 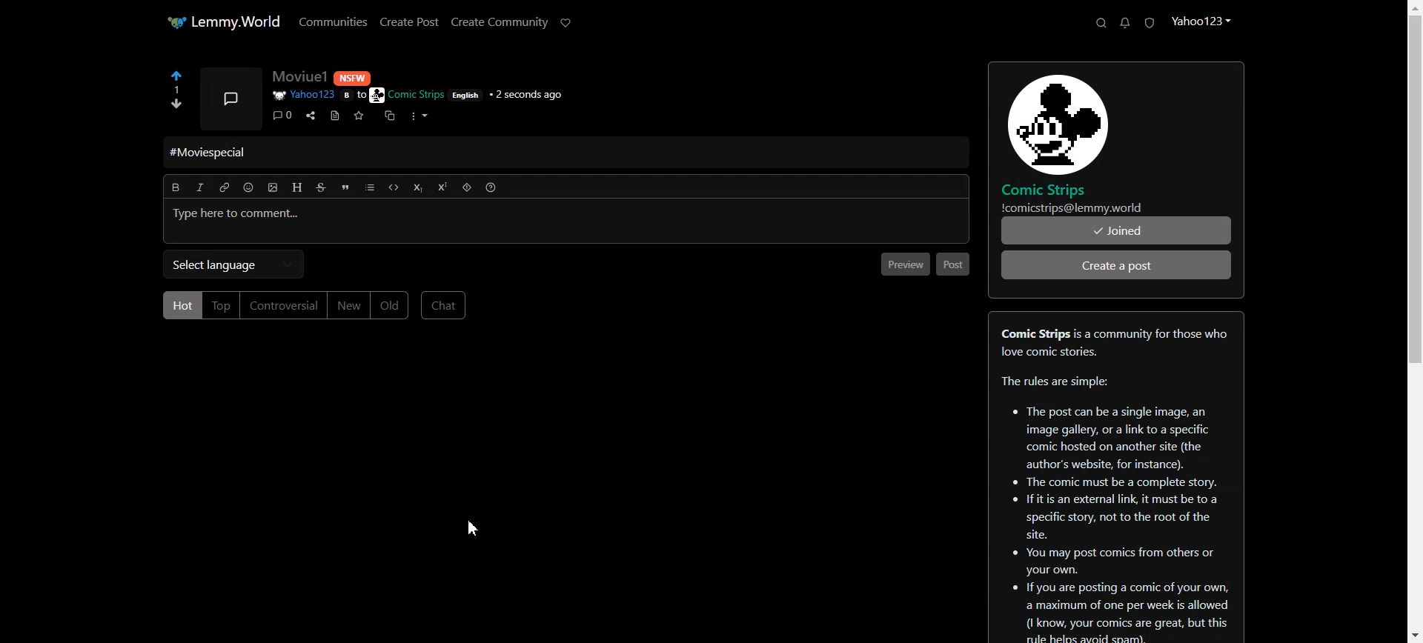 What do you see at coordinates (391, 305) in the screenshot?
I see `Old` at bounding box center [391, 305].